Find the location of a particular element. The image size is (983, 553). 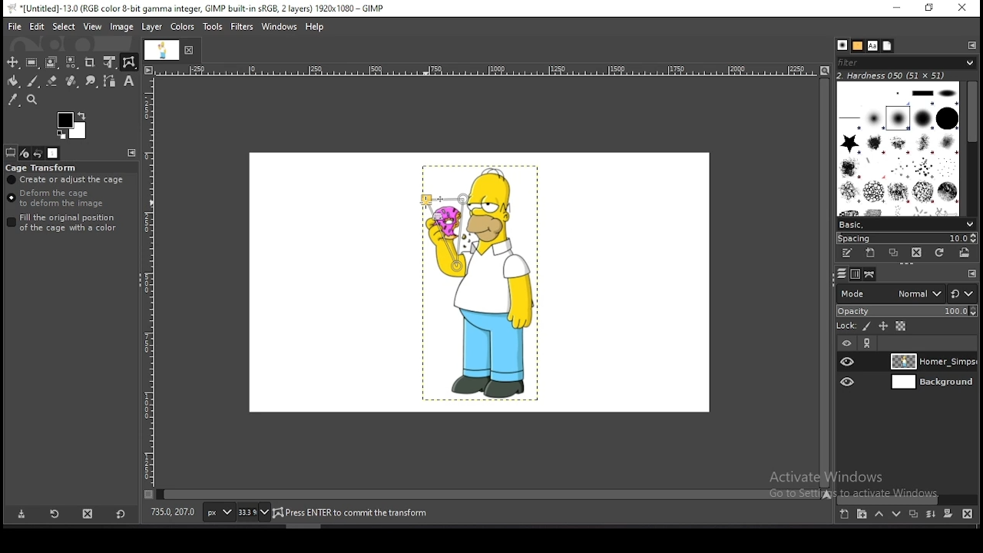

select is located at coordinates (64, 26).